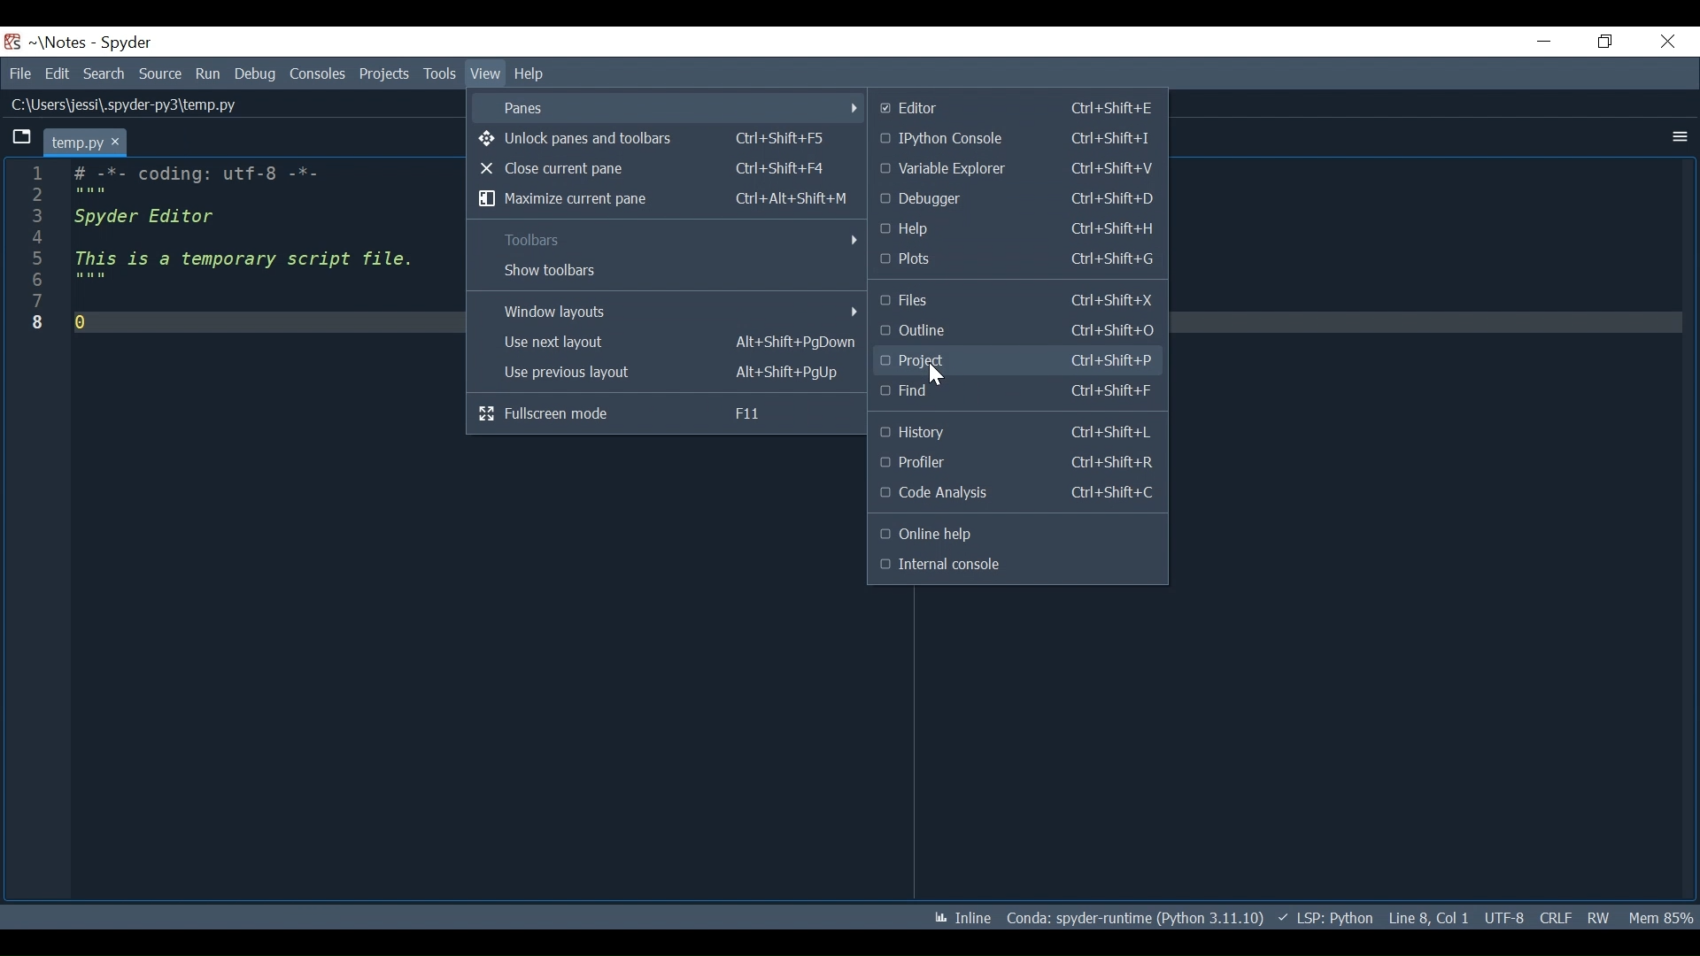 The width and height of the screenshot is (1700, 956). I want to click on Run, so click(208, 74).